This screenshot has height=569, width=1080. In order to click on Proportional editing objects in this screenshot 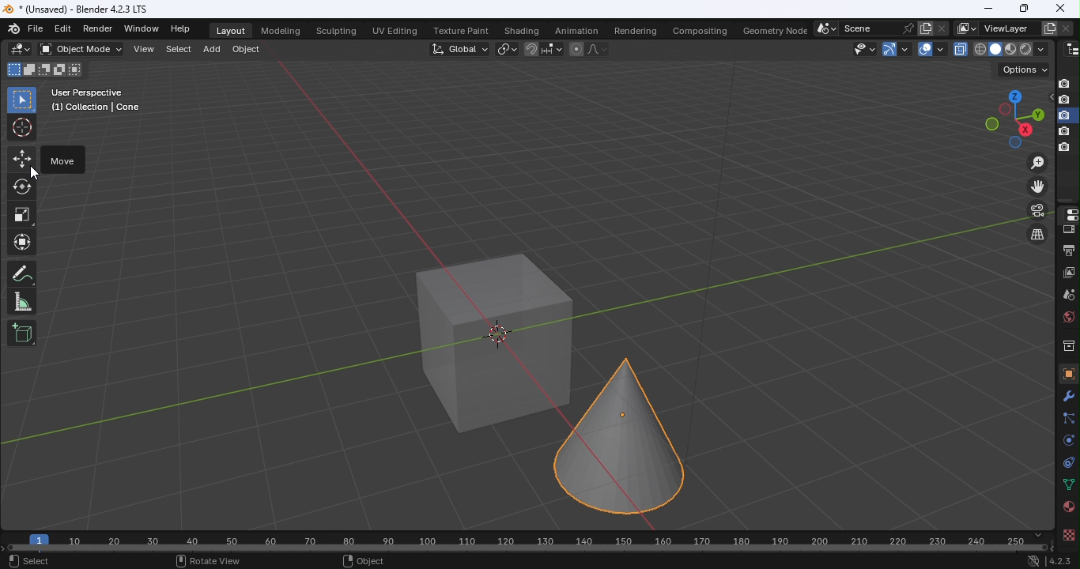, I will do `click(576, 51)`.